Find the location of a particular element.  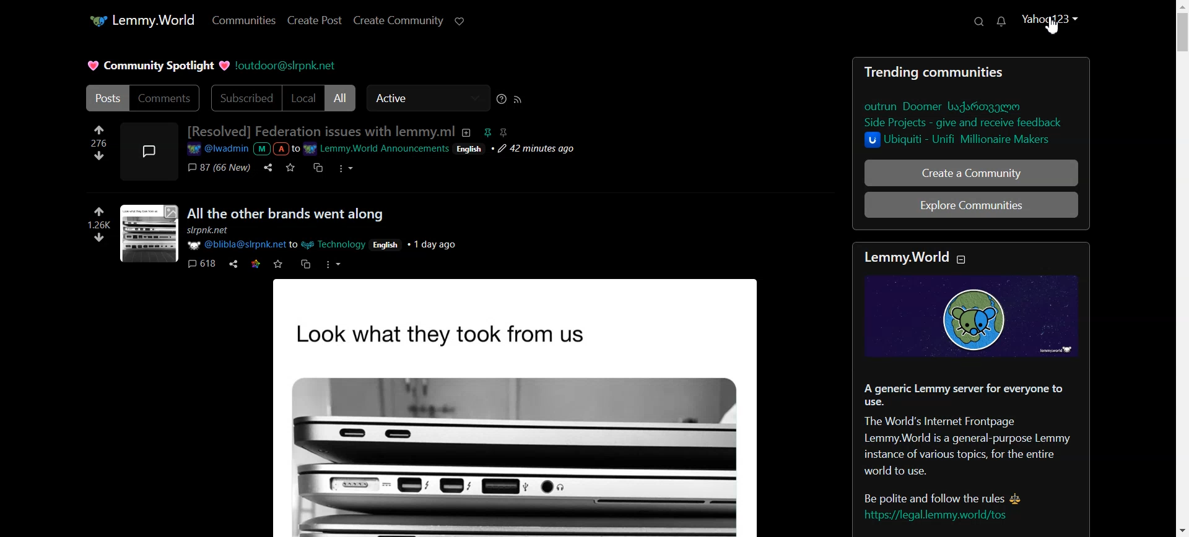

RSS is located at coordinates (518, 99).